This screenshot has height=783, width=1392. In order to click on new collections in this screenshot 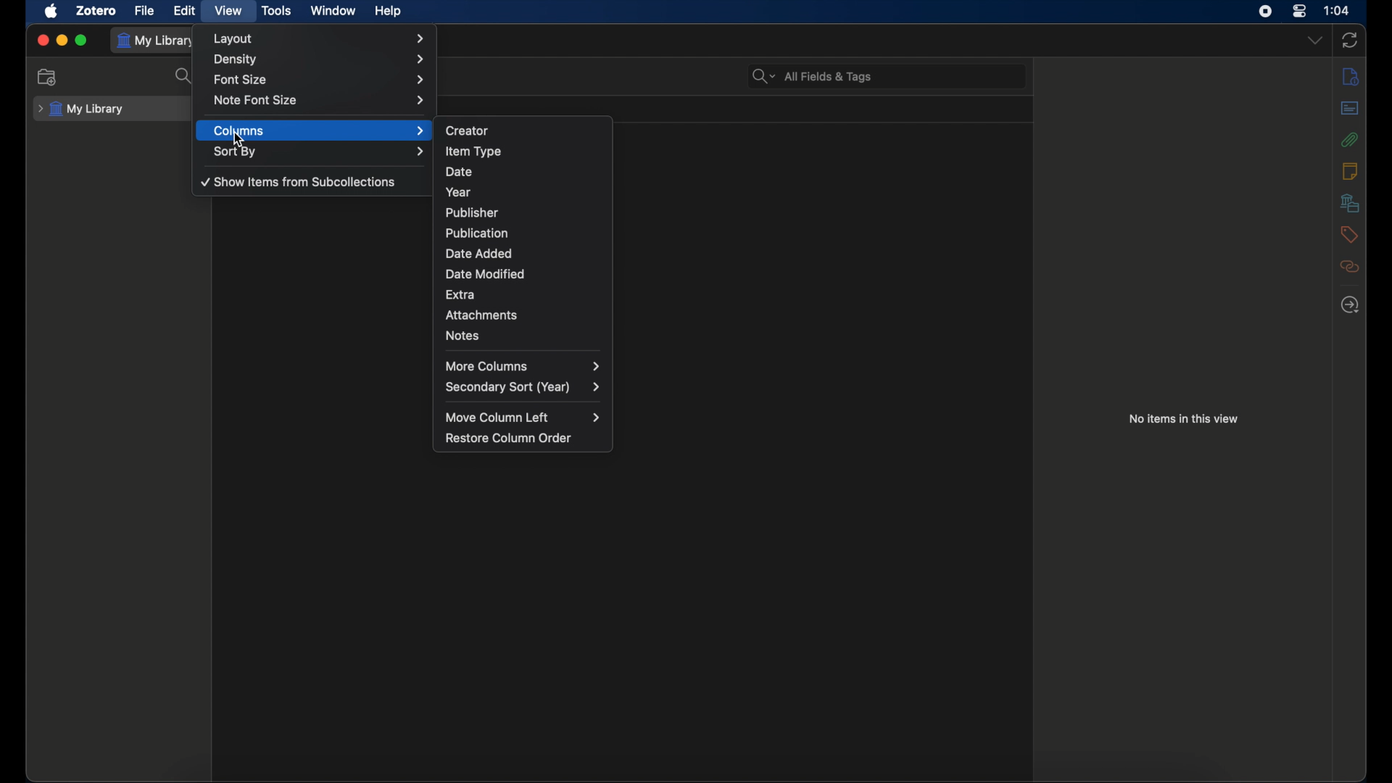, I will do `click(48, 77)`.